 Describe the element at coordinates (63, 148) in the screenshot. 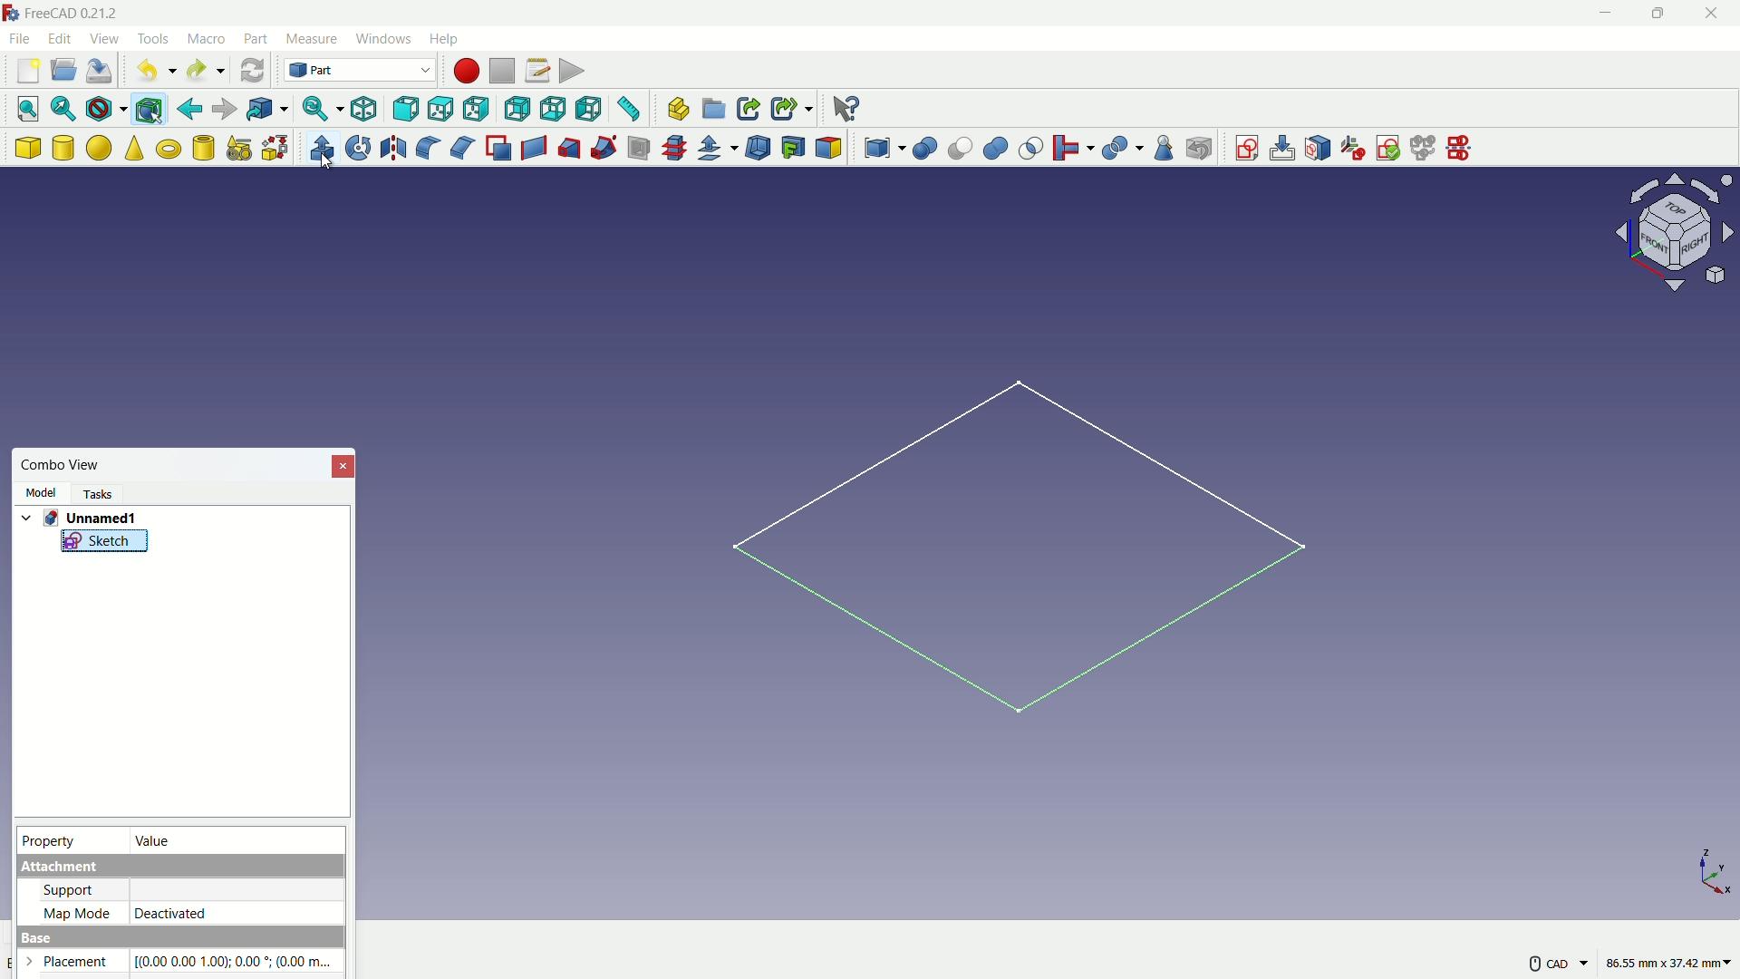

I see `cylinder` at that location.